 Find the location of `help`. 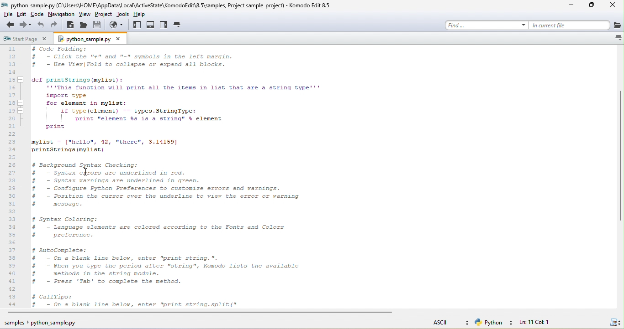

help is located at coordinates (141, 15).